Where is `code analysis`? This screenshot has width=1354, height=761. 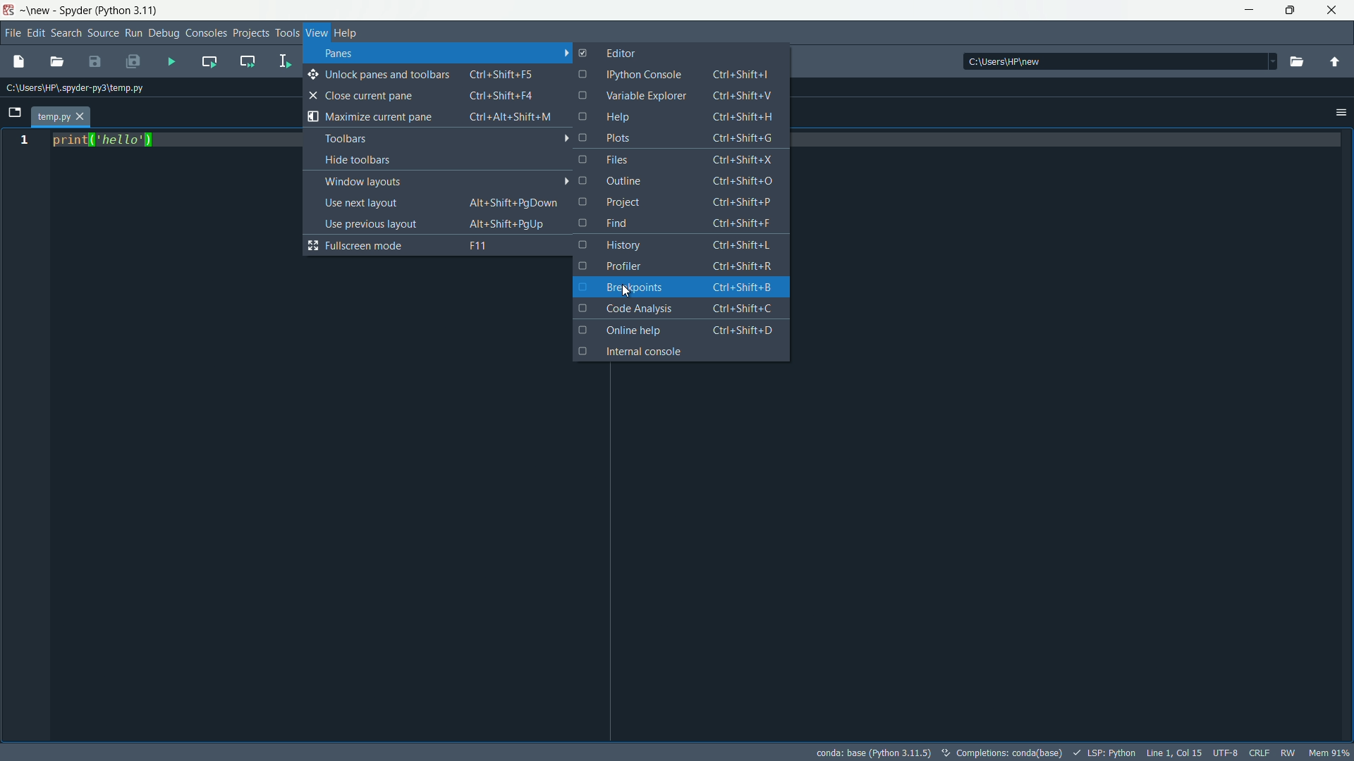
code analysis is located at coordinates (679, 309).